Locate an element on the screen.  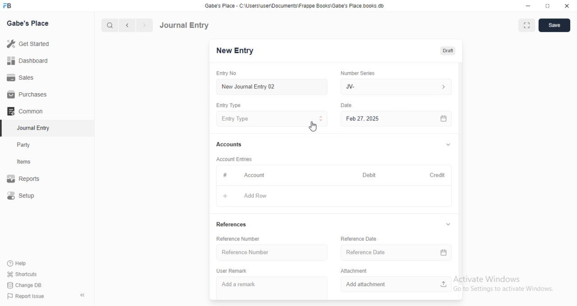
Help is located at coordinates (16, 263).